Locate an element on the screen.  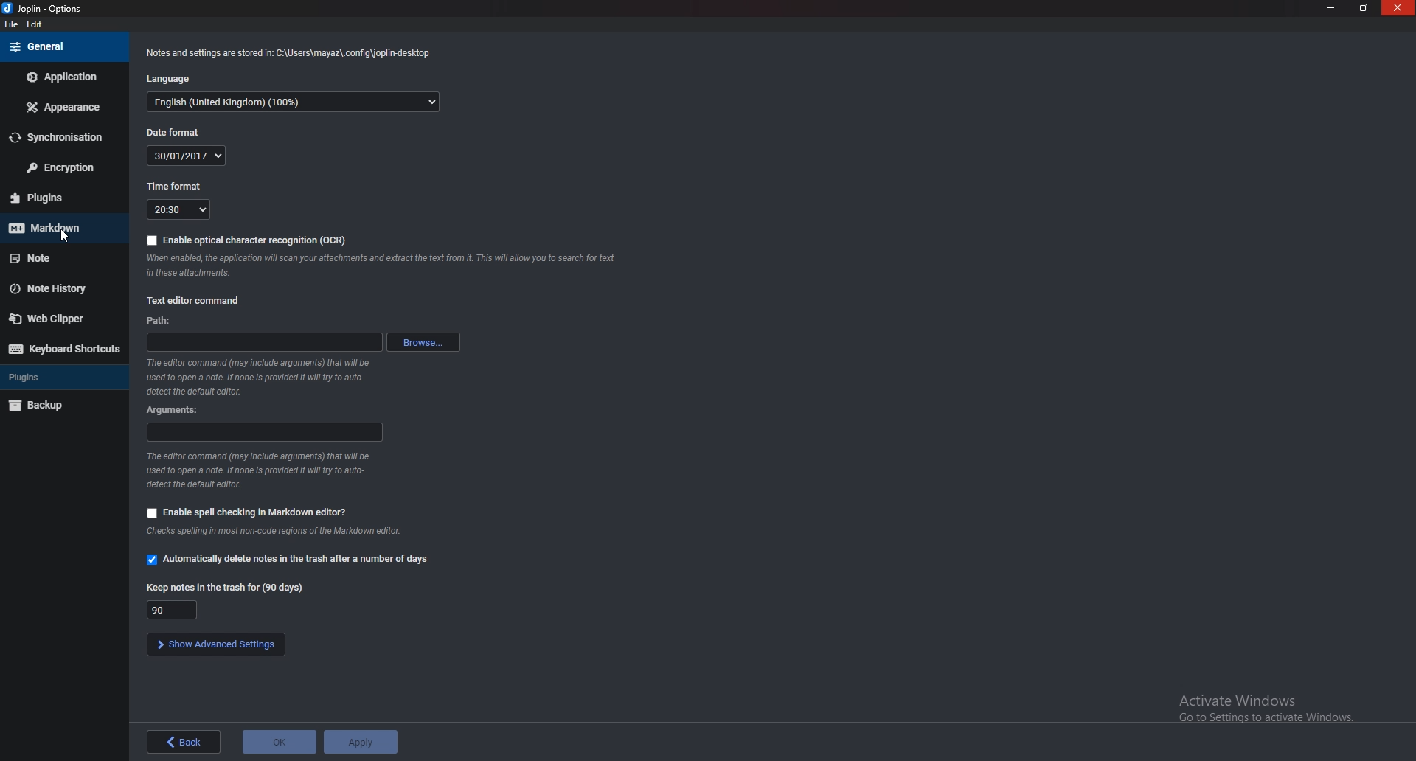
enable ocr is located at coordinates (246, 241).